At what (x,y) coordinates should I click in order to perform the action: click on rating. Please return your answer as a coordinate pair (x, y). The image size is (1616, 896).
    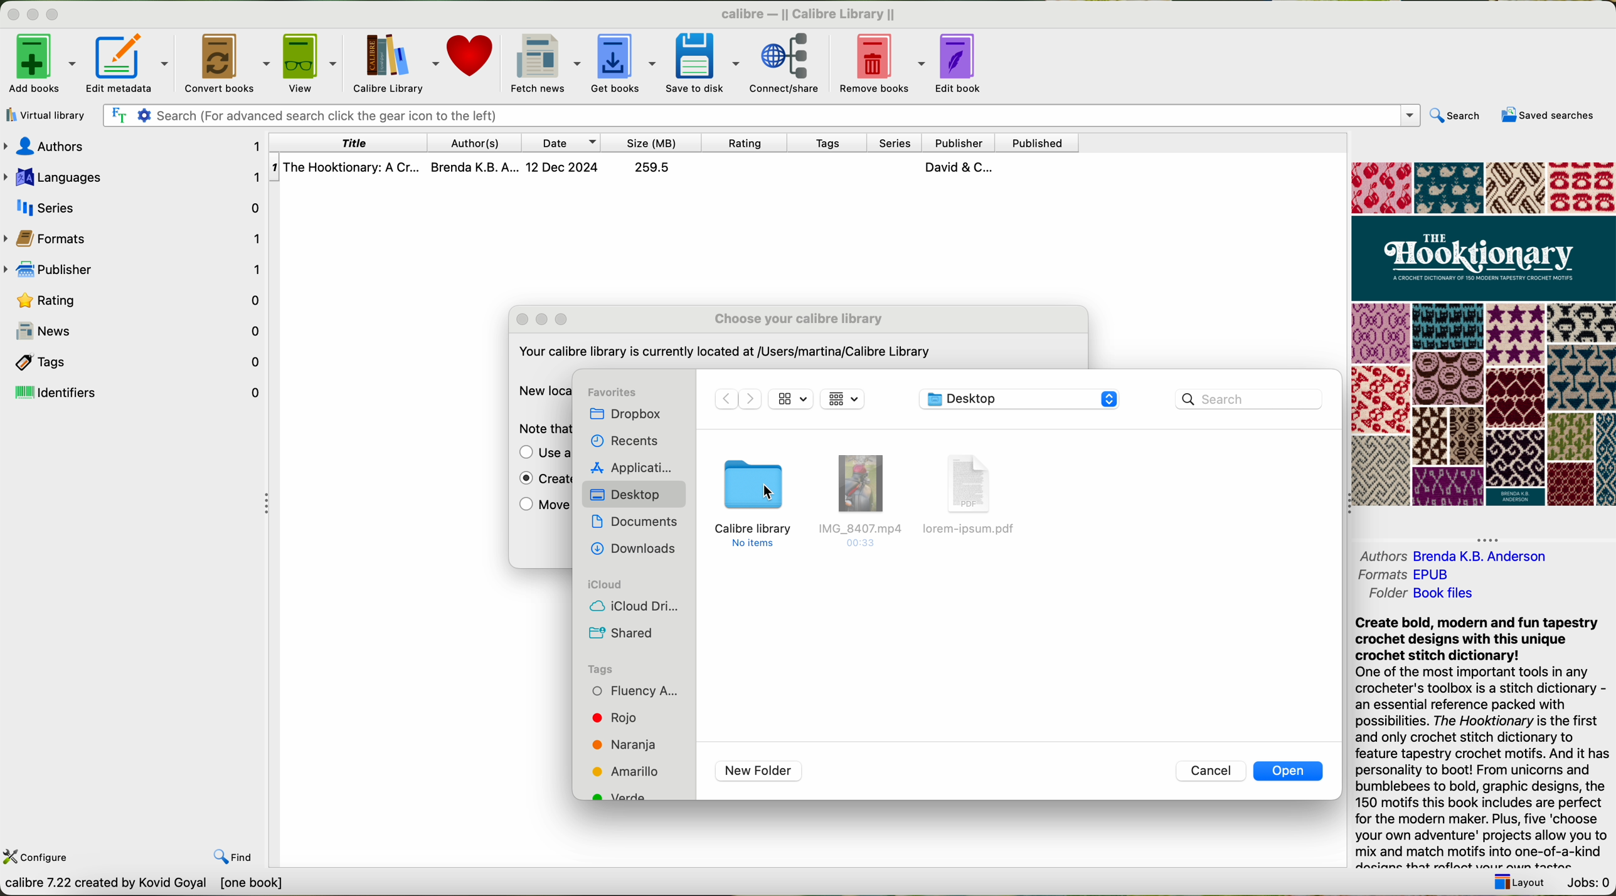
    Looking at the image, I should click on (752, 142).